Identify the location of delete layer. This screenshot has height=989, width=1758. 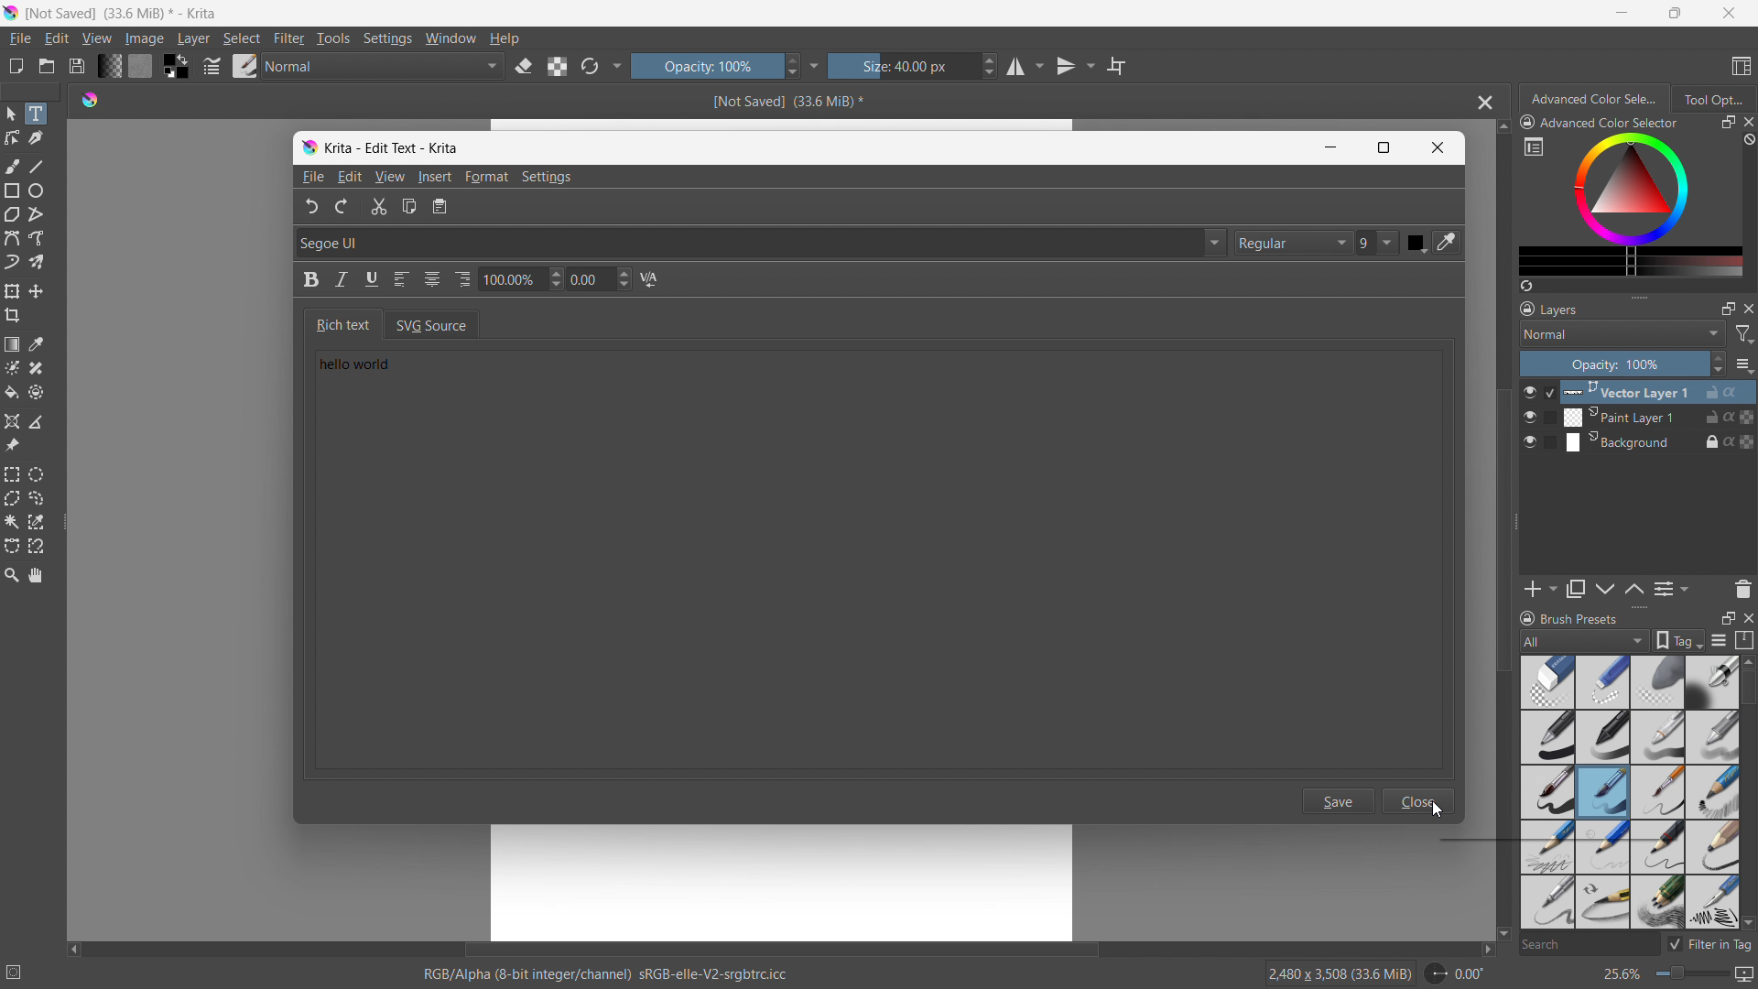
(1742, 588).